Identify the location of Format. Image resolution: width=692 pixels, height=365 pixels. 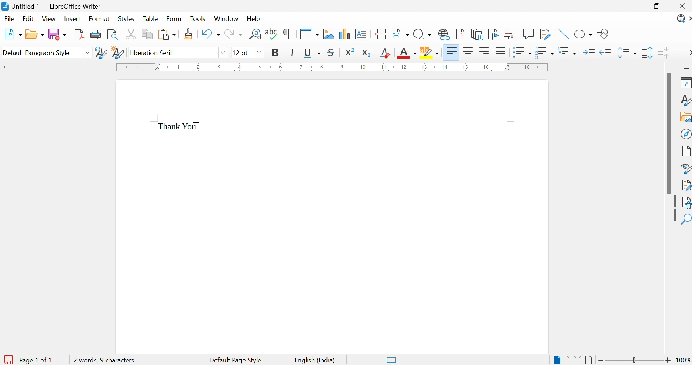
(100, 19).